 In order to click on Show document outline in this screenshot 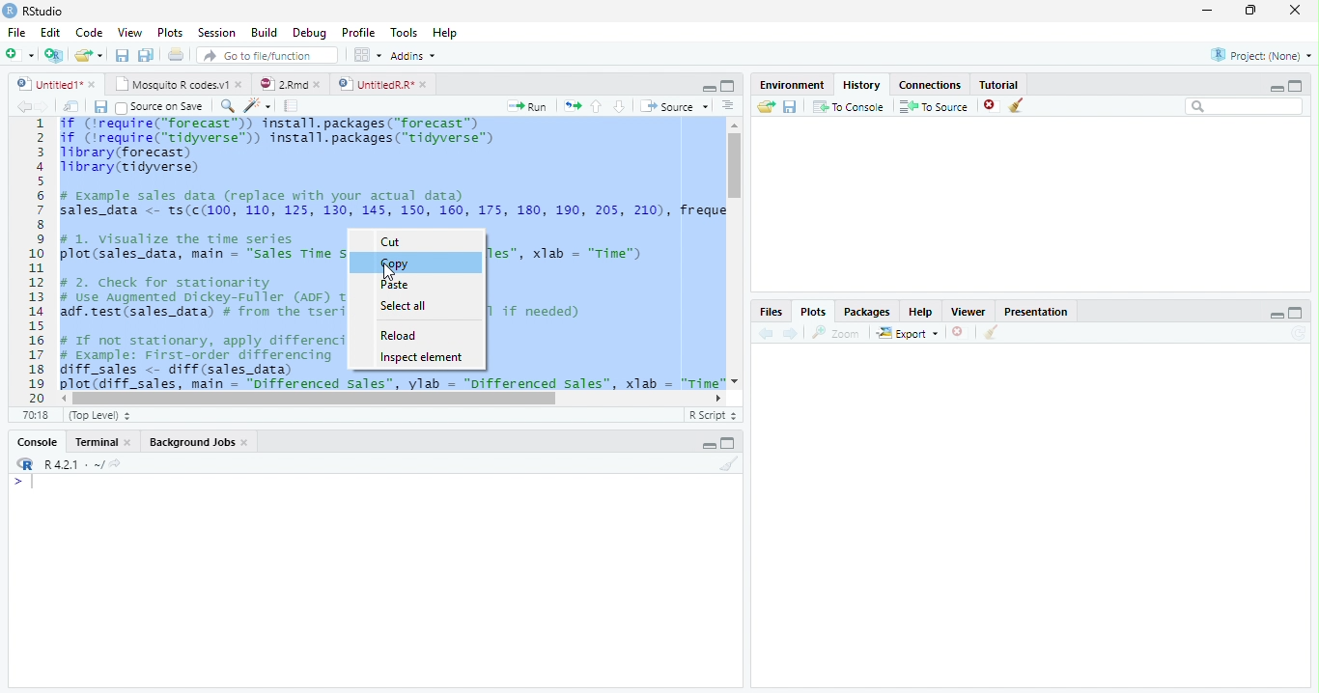, I will do `click(728, 107)`.